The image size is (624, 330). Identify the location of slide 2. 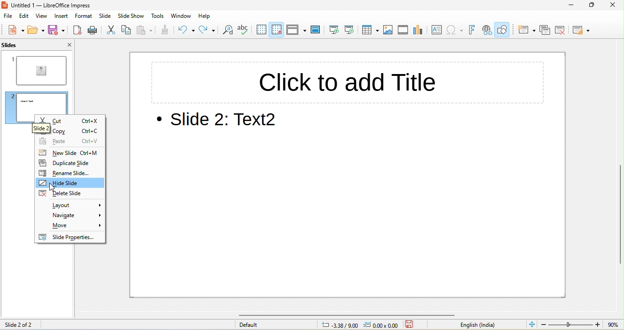
(32, 128).